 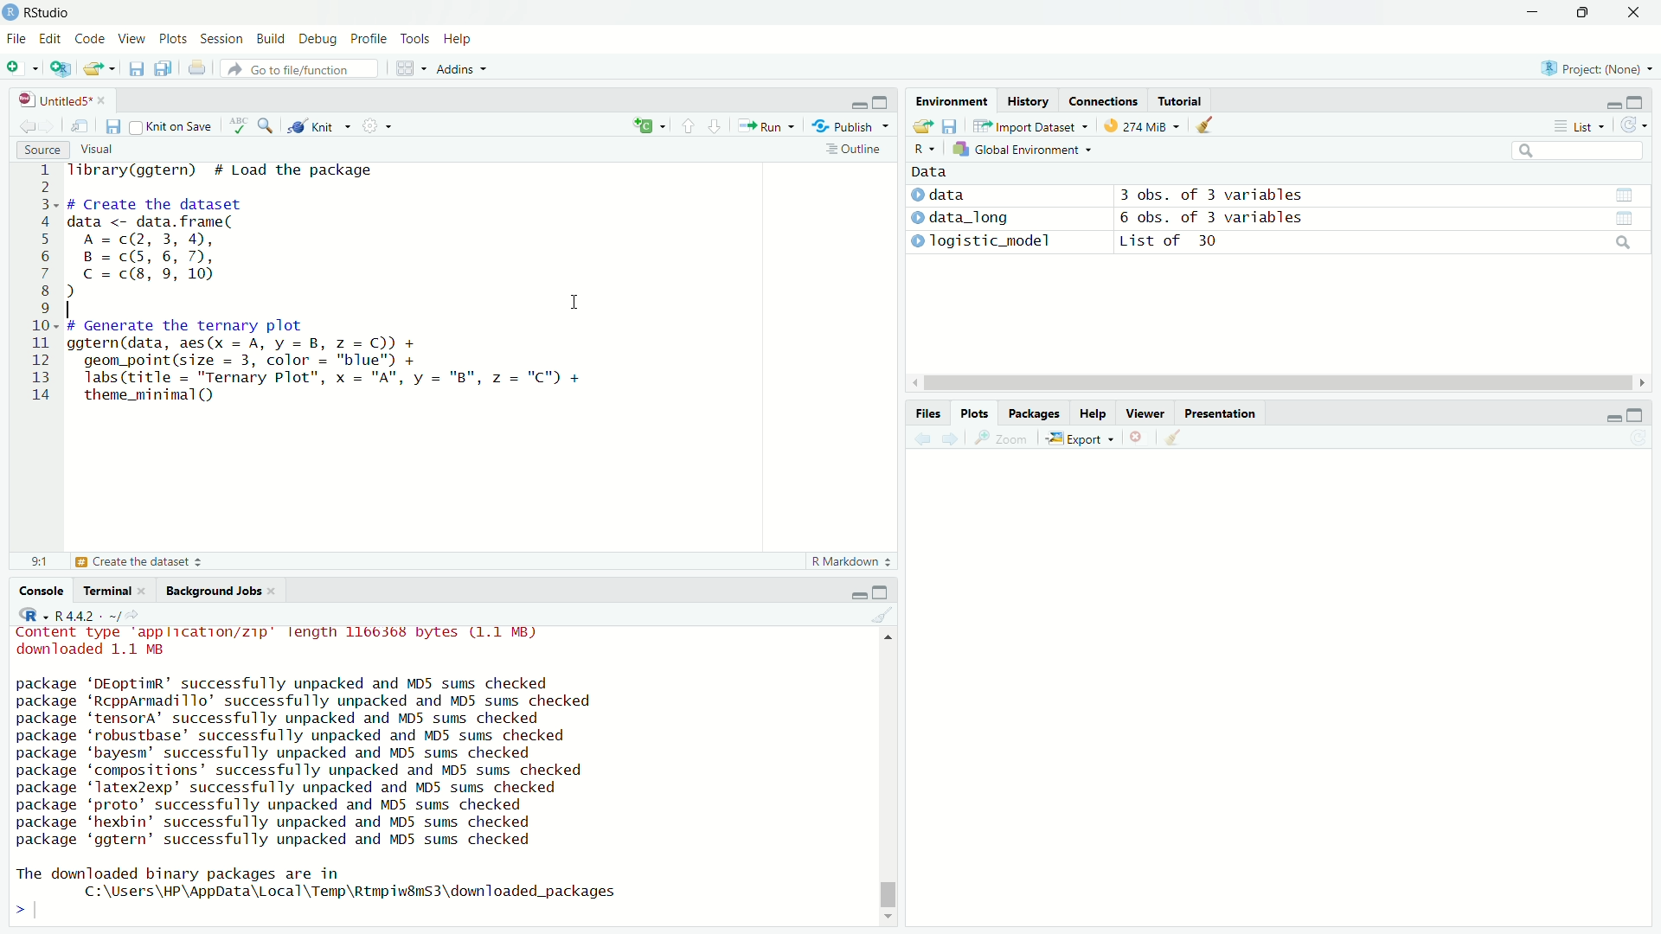 I want to click on refresh, so click(x=1633, y=128).